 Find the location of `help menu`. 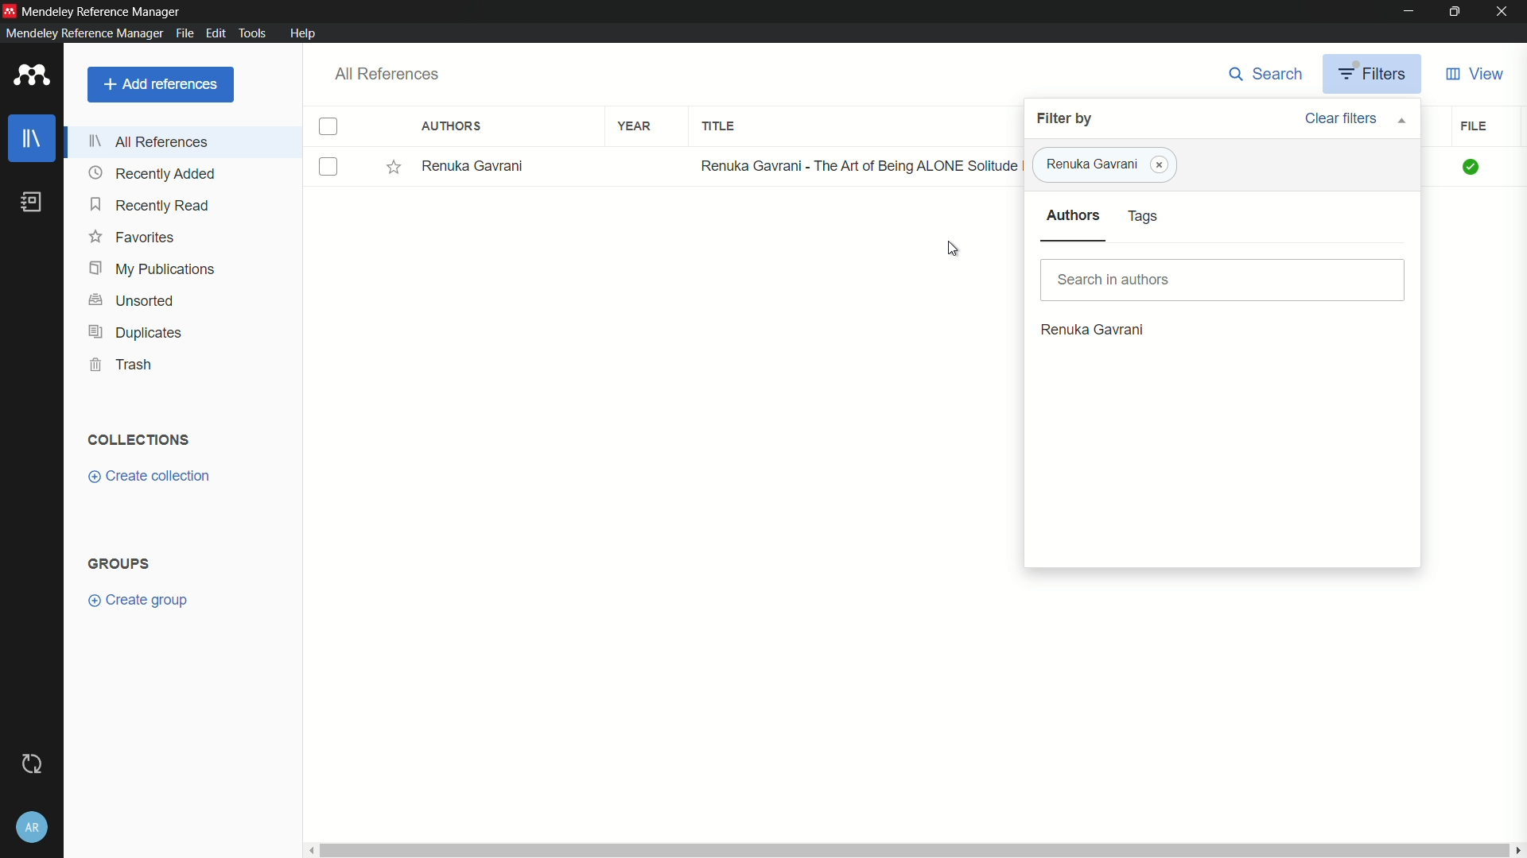

help menu is located at coordinates (303, 32).